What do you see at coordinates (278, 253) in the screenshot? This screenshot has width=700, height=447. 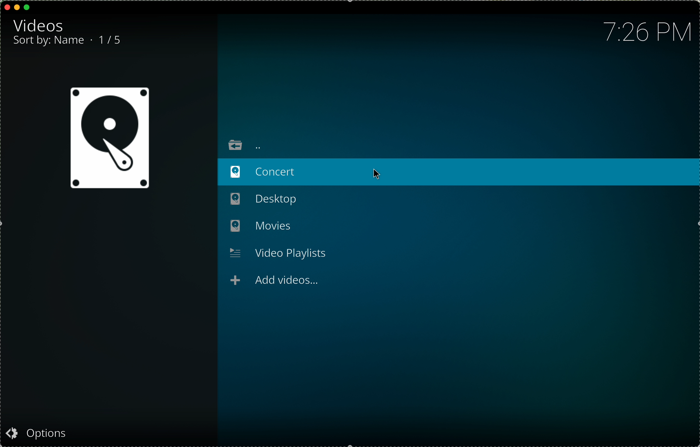 I see `video playlists` at bounding box center [278, 253].